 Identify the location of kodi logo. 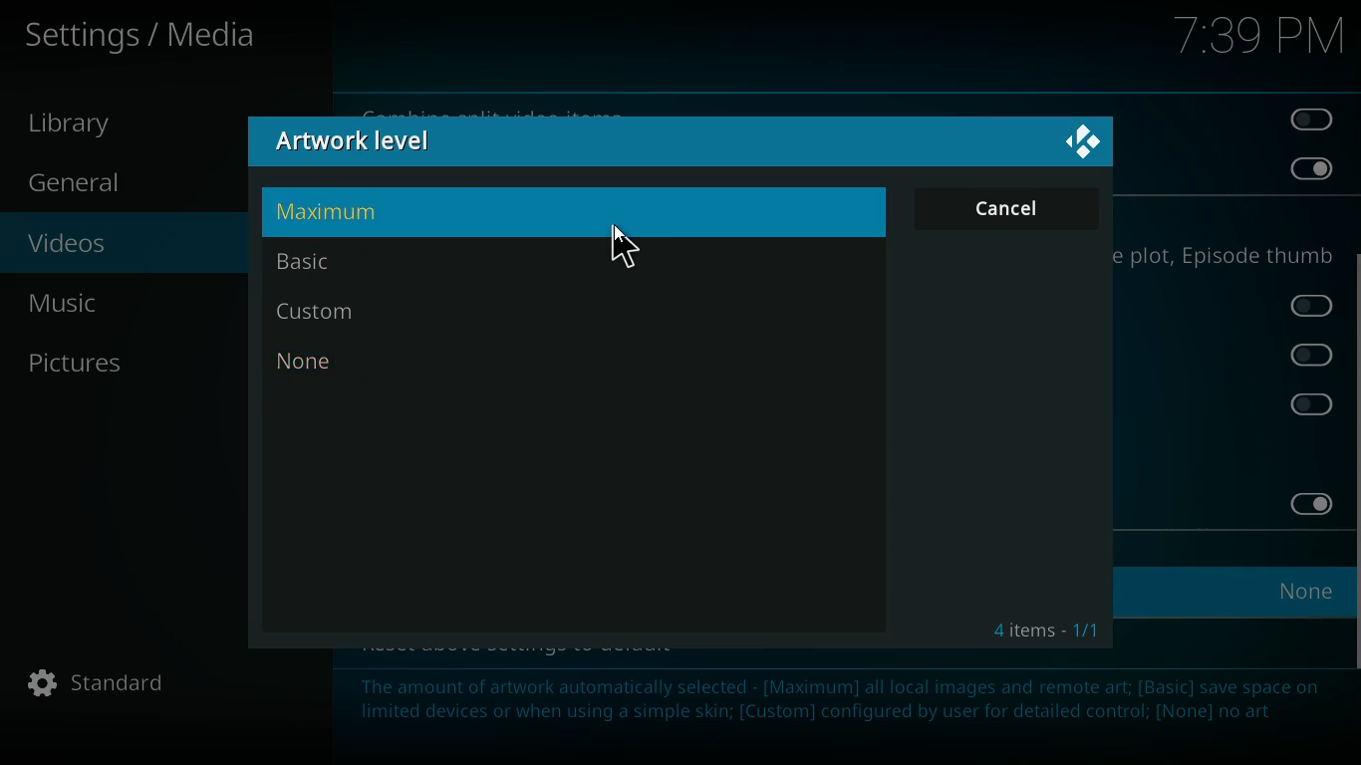
(1084, 142).